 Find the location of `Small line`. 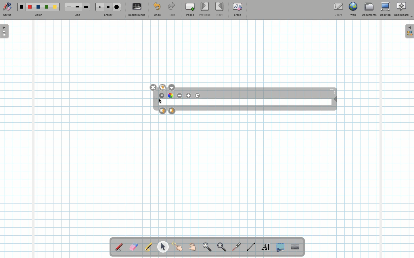

Small line is located at coordinates (68, 7).